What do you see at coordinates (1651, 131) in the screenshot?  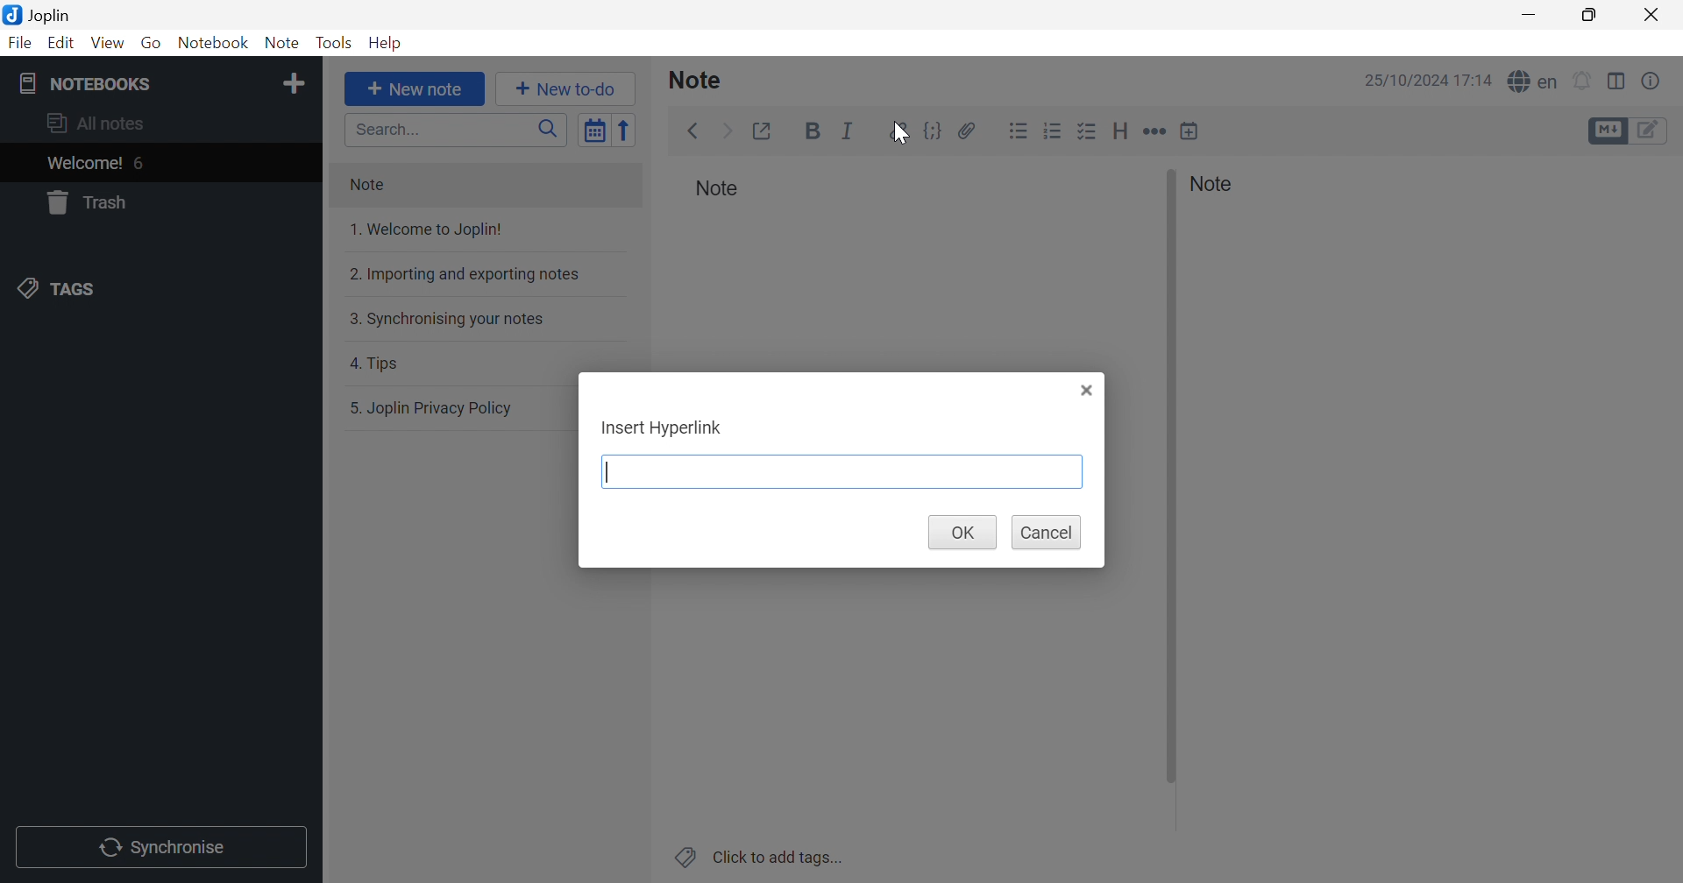 I see `Toggle editors` at bounding box center [1651, 131].